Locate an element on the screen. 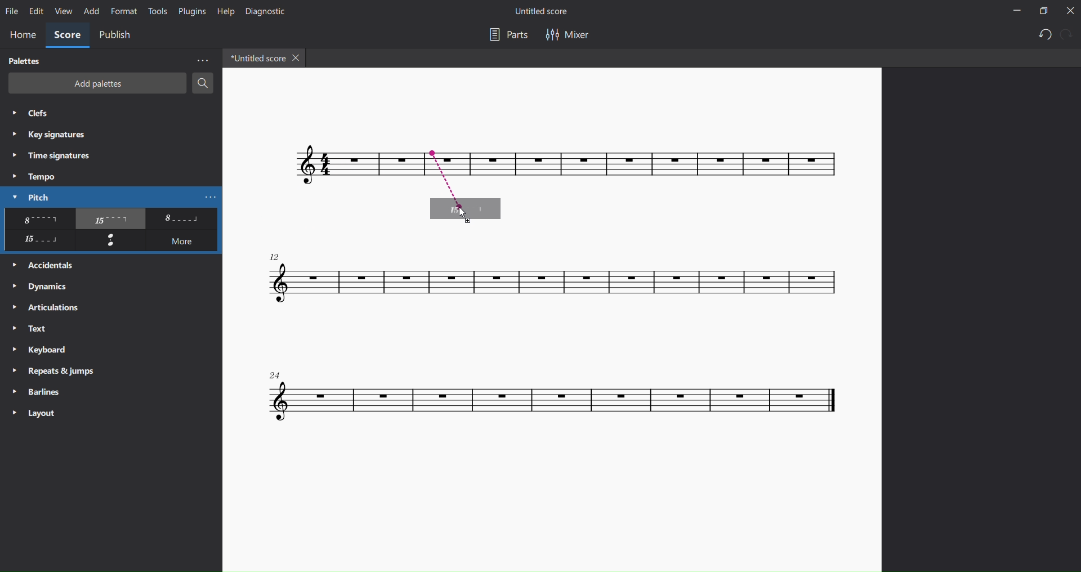 The image size is (1081, 572). key signatures is located at coordinates (50, 134).